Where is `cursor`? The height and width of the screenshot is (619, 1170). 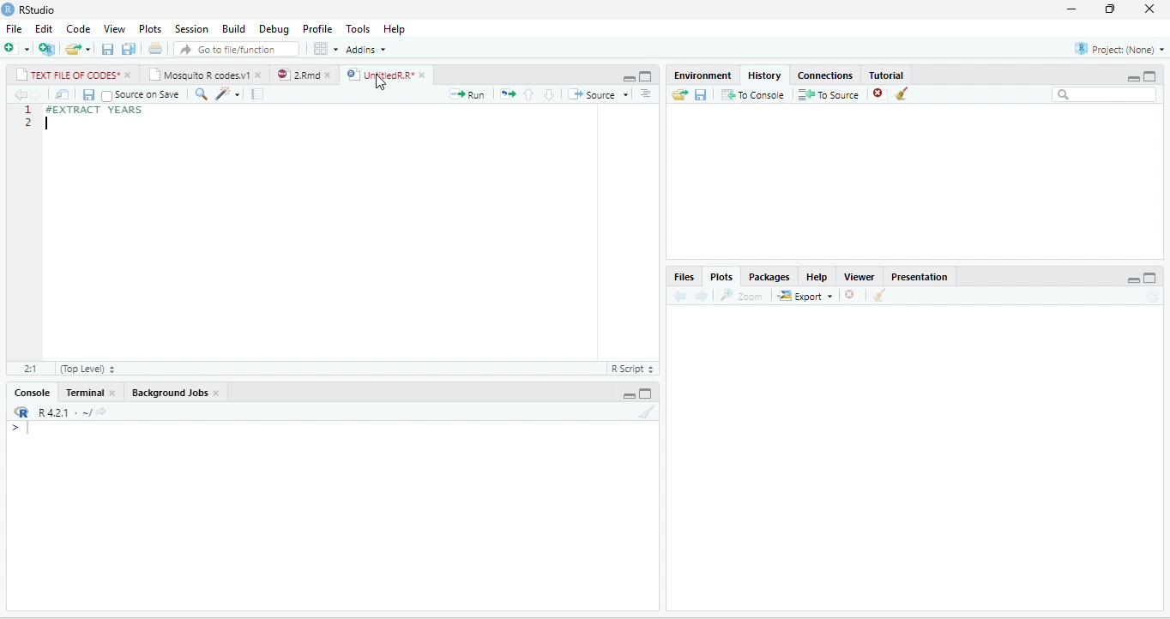
cursor is located at coordinates (381, 82).